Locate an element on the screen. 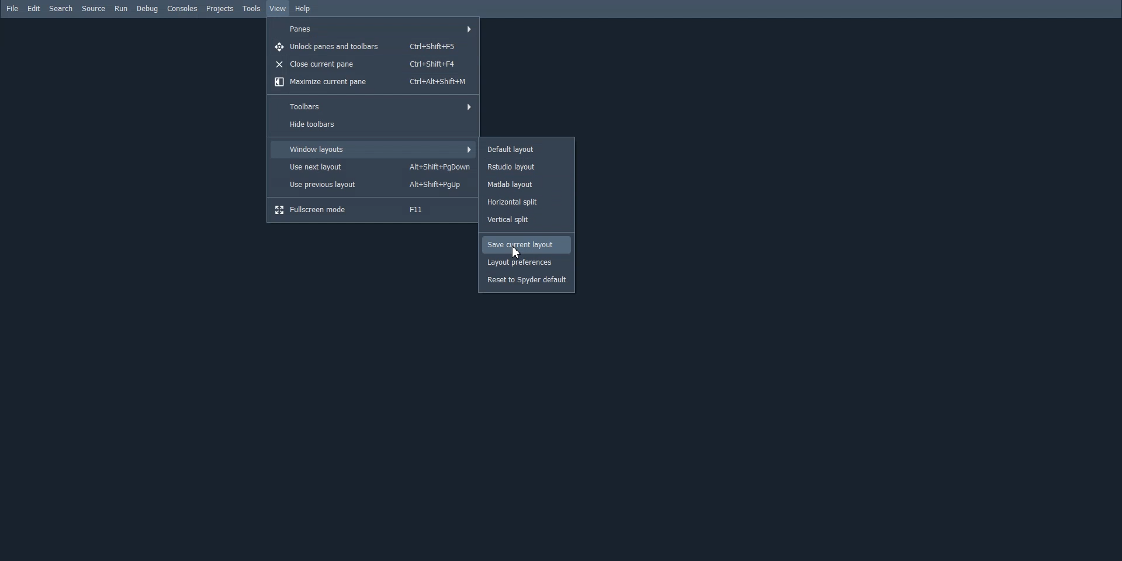 The image size is (1122, 561). Cursor is located at coordinates (517, 252).